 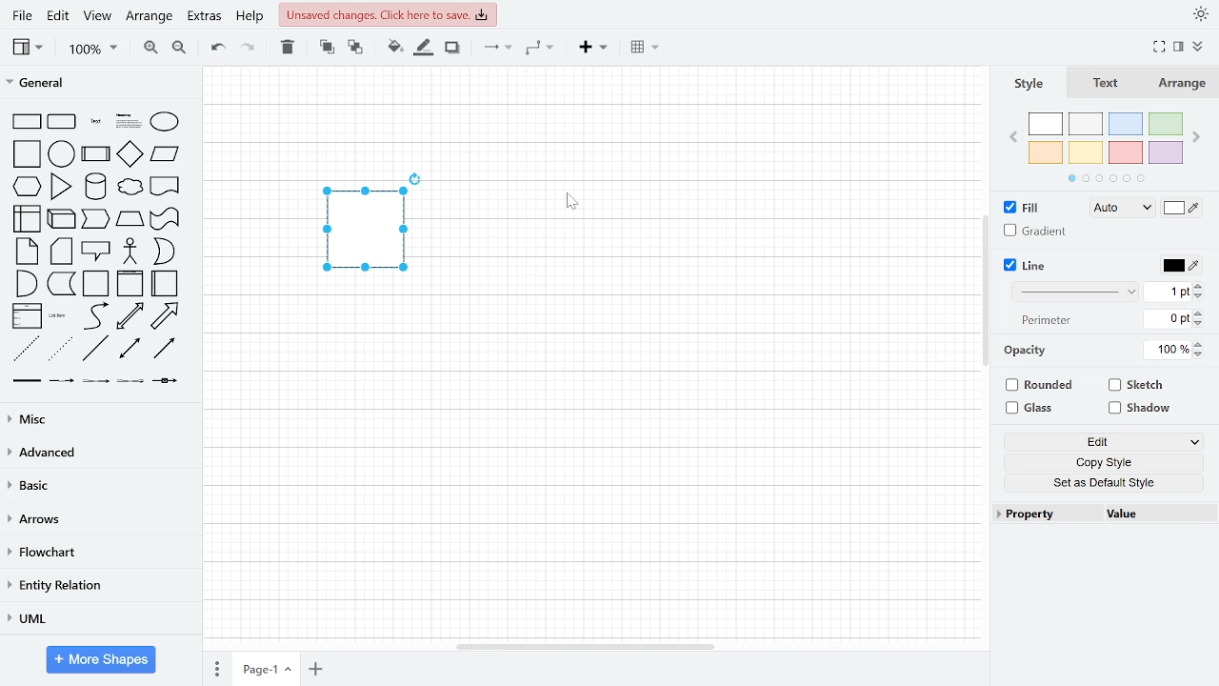 I want to click on current perimeter, so click(x=1167, y=317).